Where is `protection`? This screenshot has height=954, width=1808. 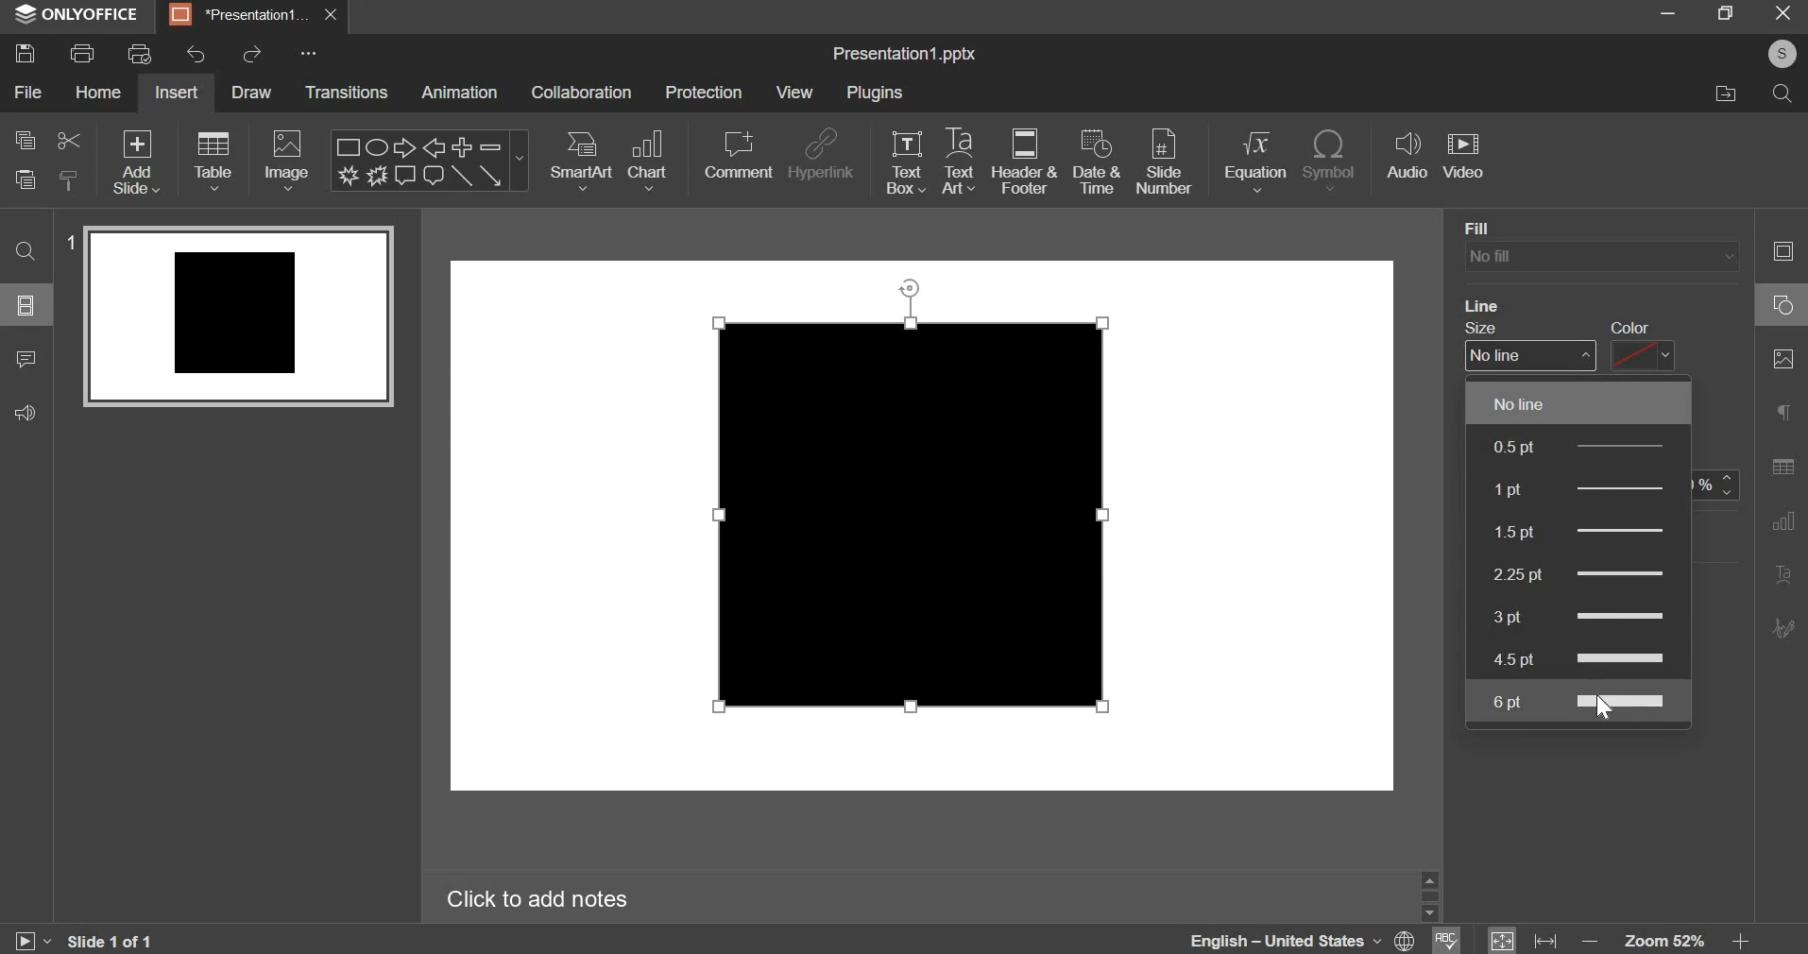 protection is located at coordinates (704, 92).